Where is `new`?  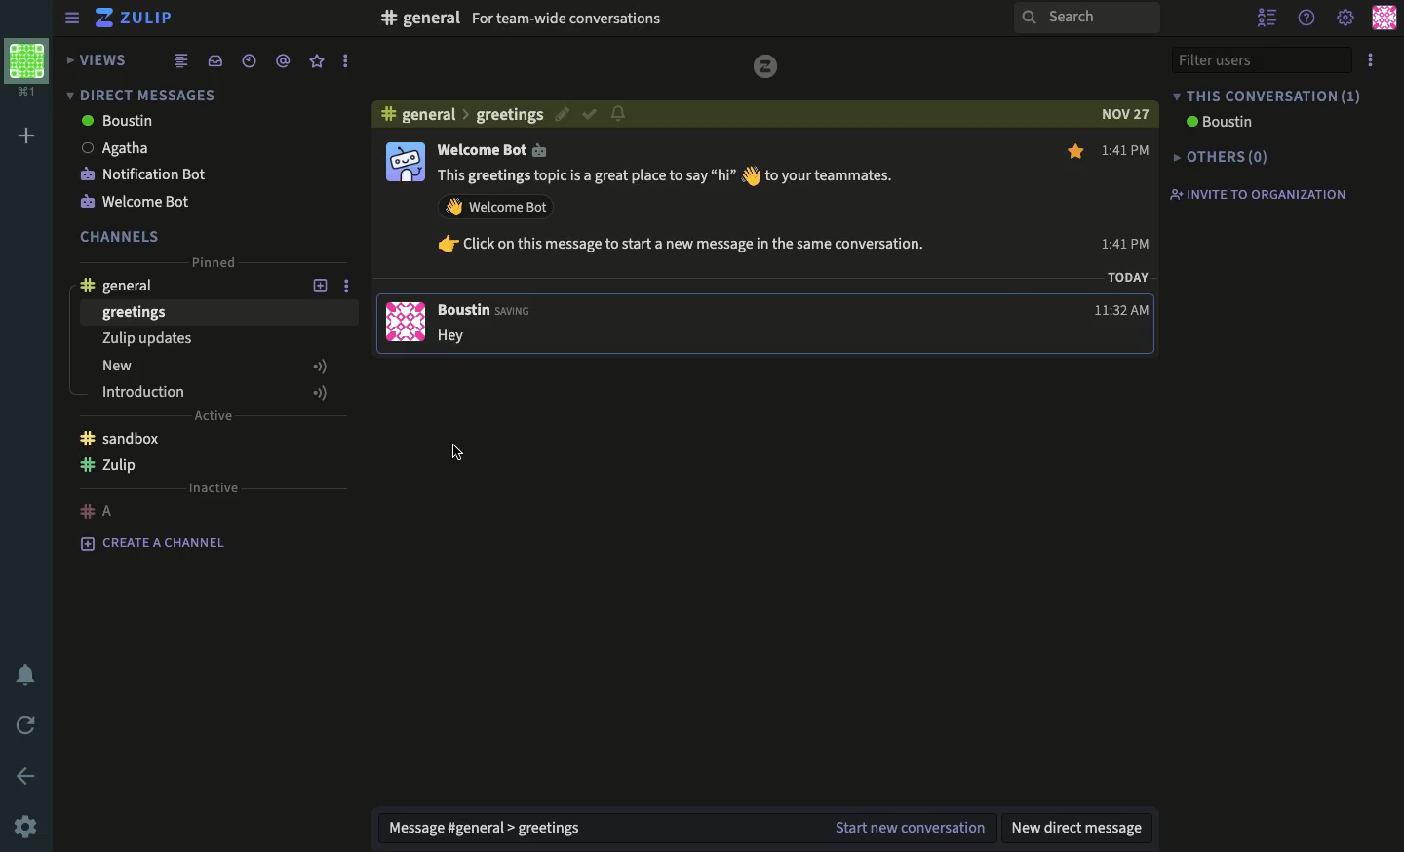
new is located at coordinates (215, 368).